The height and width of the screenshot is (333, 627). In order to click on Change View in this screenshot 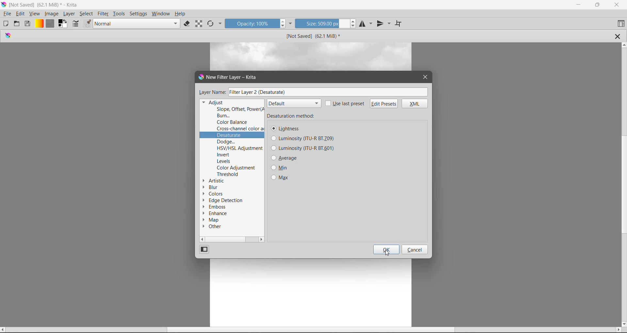, I will do `click(205, 250)`.